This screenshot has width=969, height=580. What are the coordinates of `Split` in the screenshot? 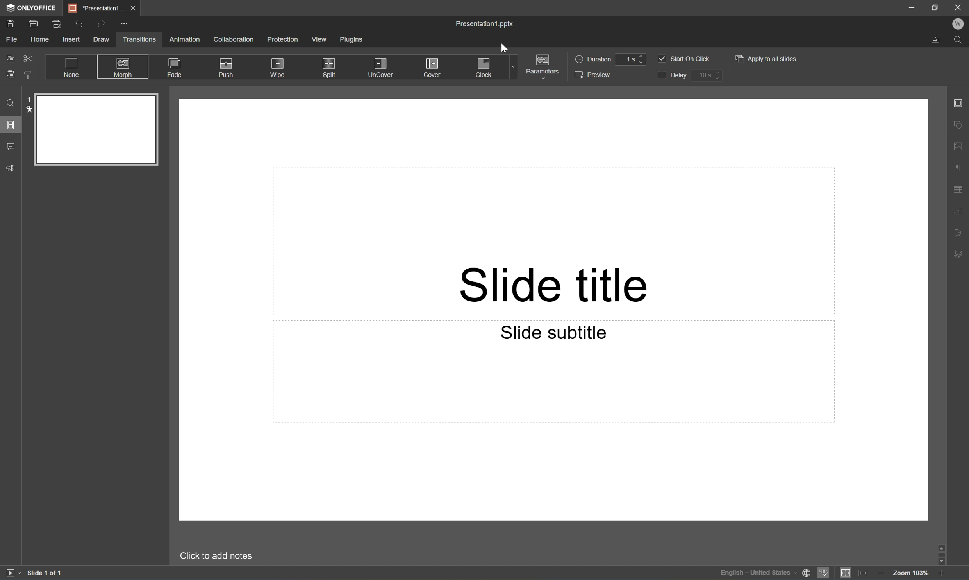 It's located at (329, 68).